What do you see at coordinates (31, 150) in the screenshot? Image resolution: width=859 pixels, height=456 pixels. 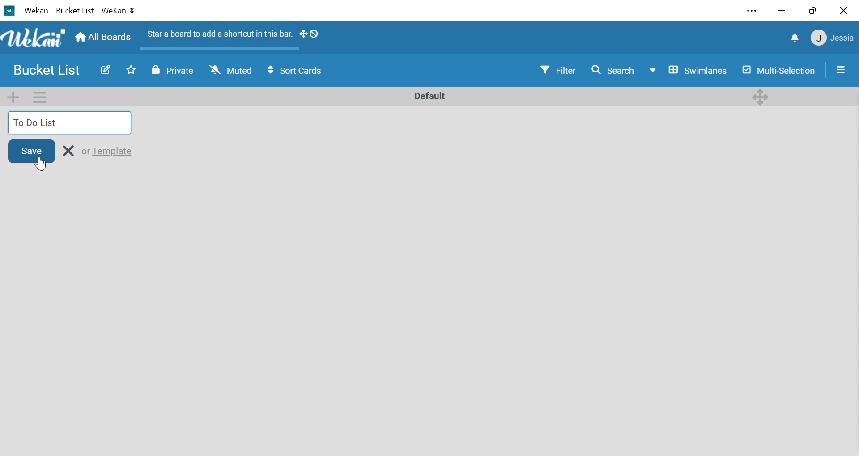 I see `Save` at bounding box center [31, 150].